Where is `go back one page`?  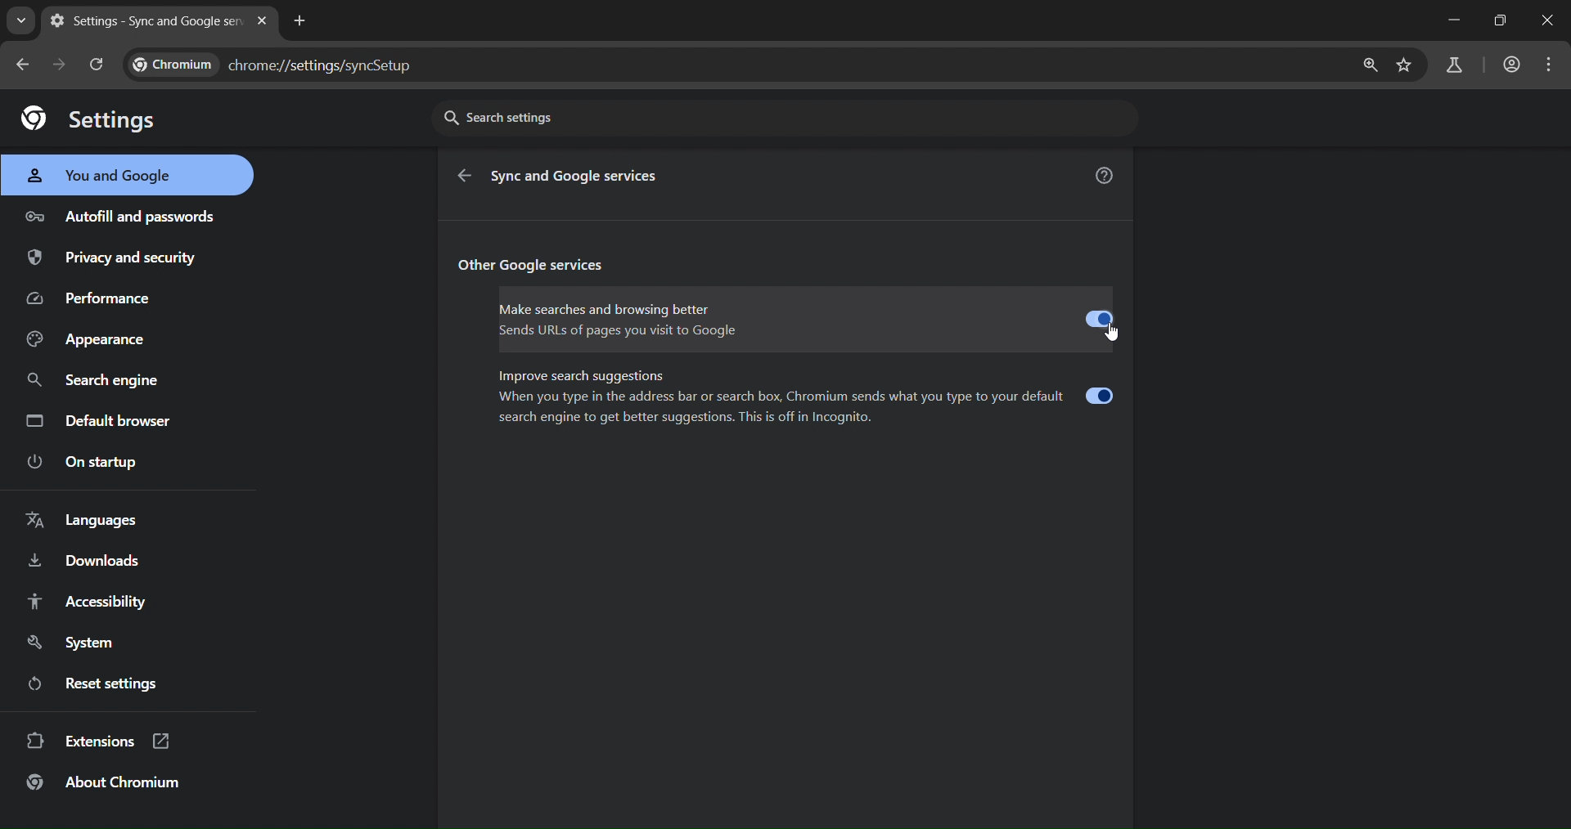
go back one page is located at coordinates (25, 63).